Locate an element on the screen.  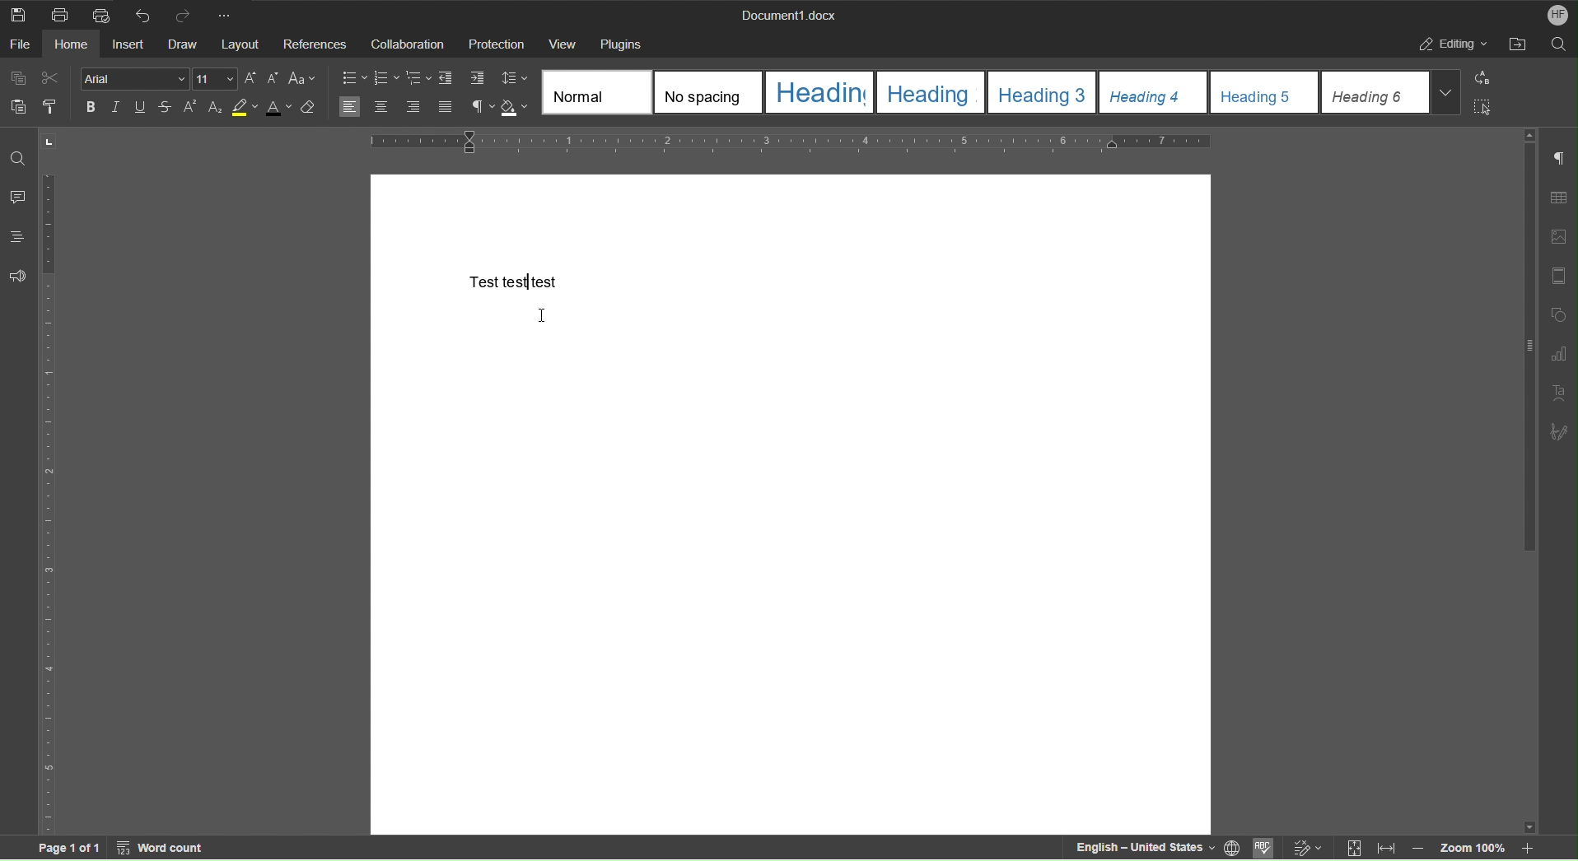
Text Art is located at coordinates (1557, 393).